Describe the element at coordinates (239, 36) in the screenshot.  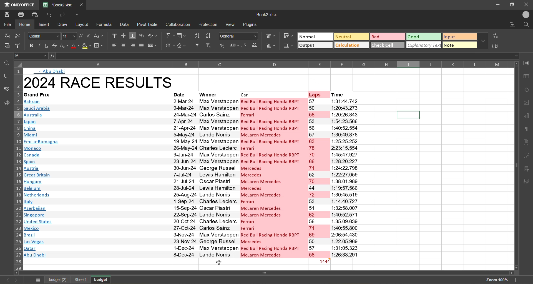
I see `number format` at that location.